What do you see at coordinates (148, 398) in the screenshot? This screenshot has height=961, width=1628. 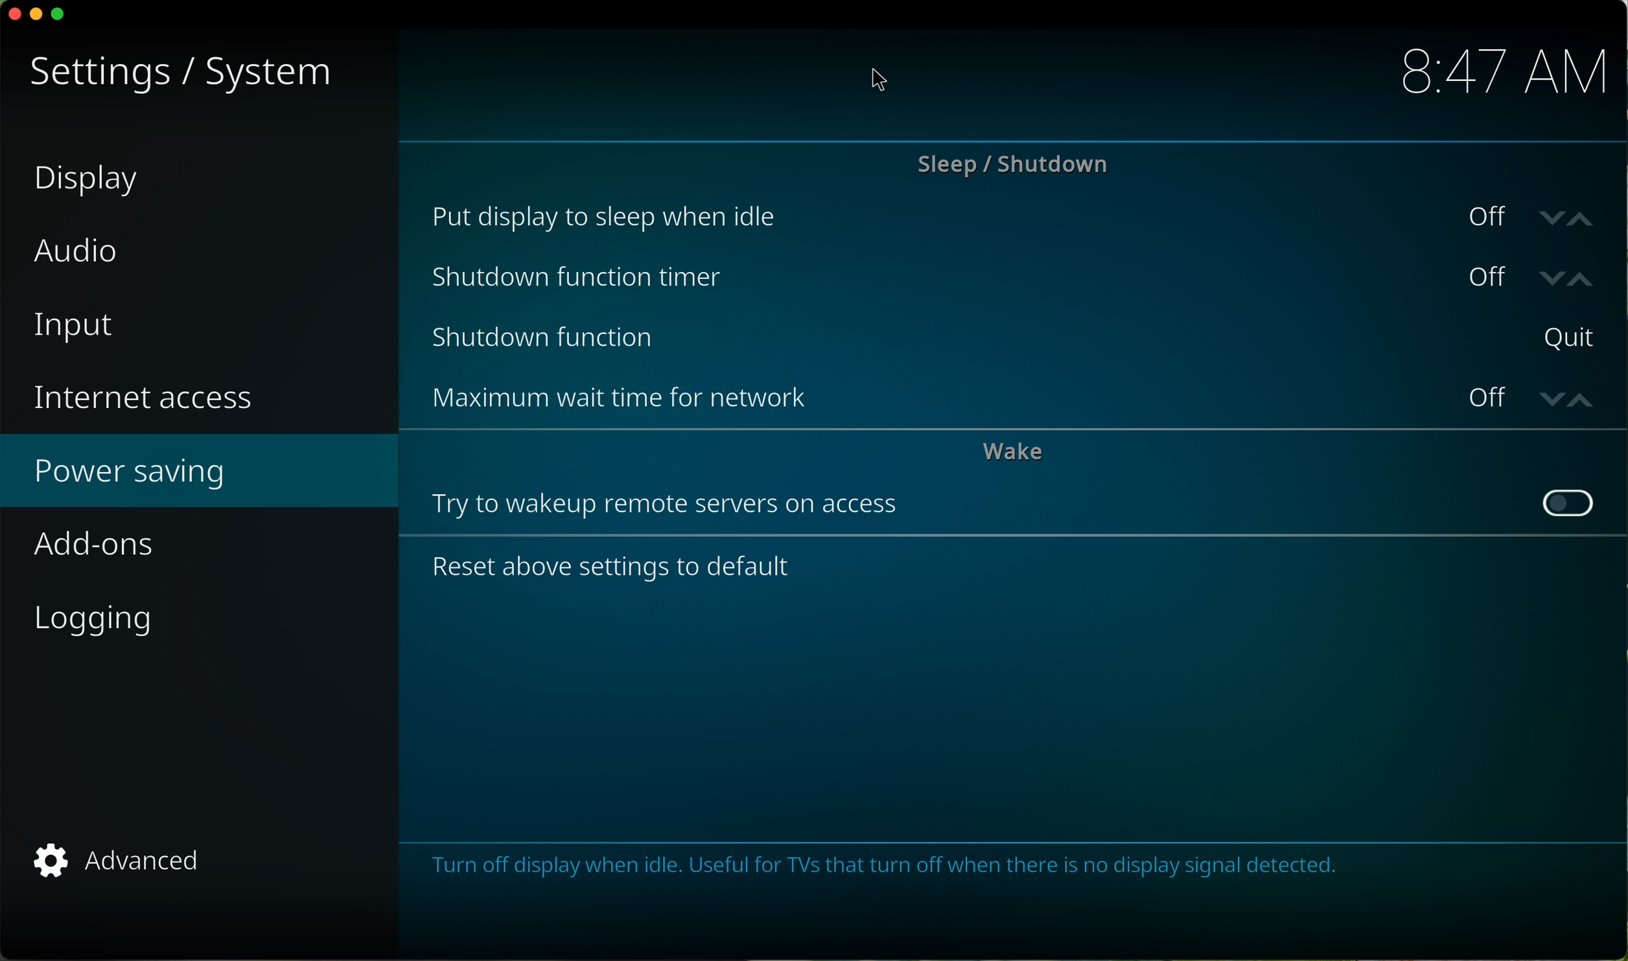 I see `internet access` at bounding box center [148, 398].